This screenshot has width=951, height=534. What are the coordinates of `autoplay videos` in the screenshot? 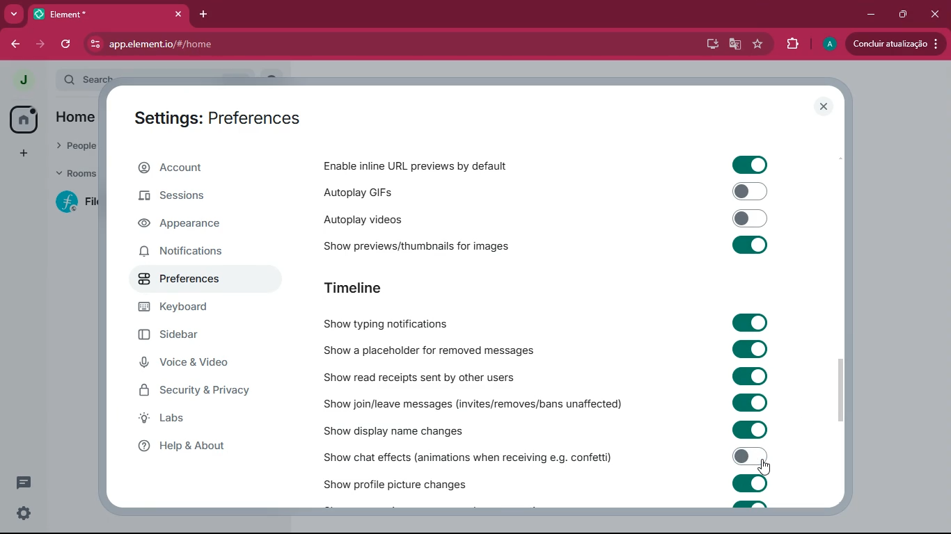 It's located at (393, 218).